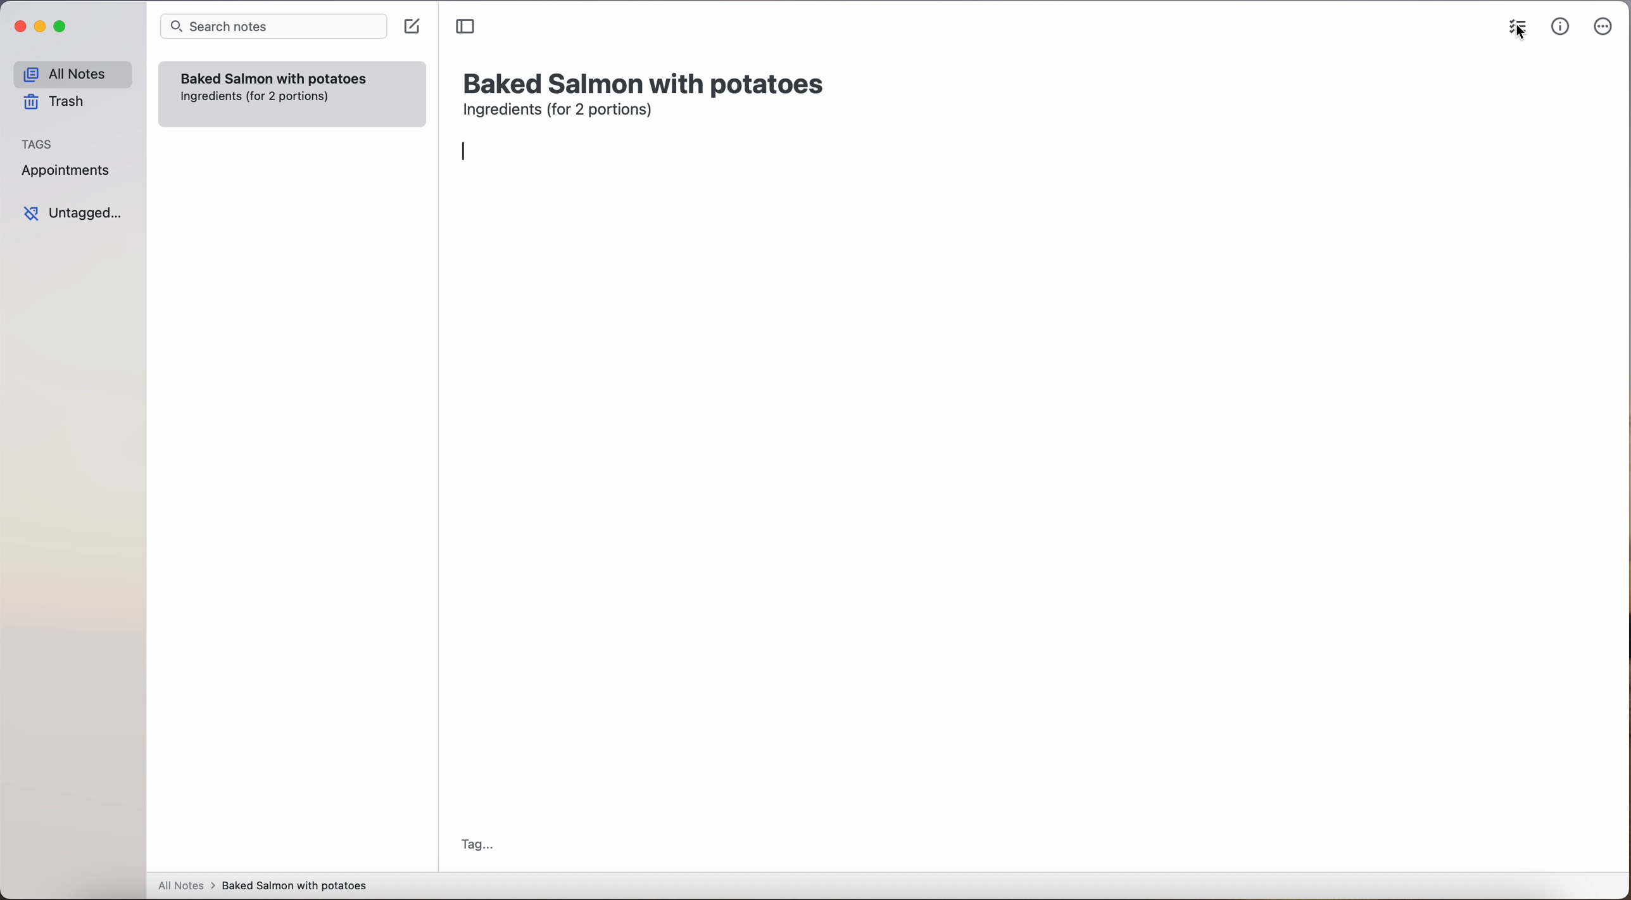 This screenshot has width=1631, height=900. Describe the element at coordinates (40, 28) in the screenshot. I see `minimize Simplenote` at that location.